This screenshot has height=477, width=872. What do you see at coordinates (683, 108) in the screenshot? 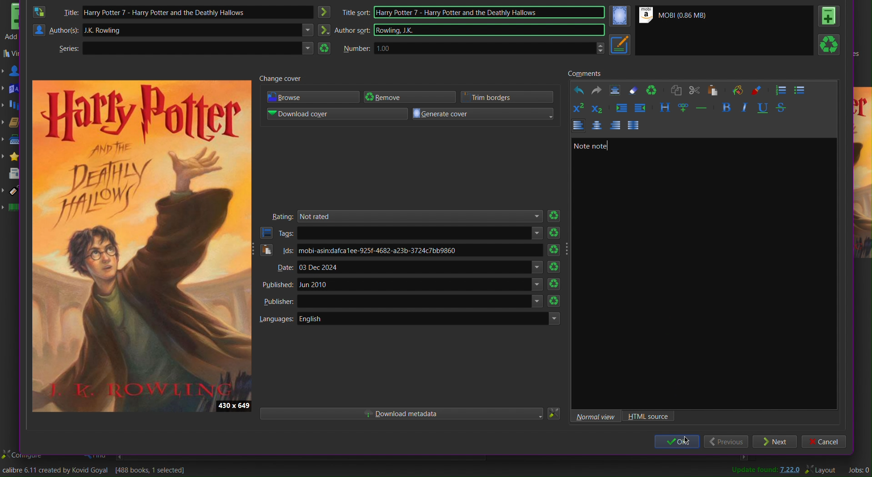
I see `Insert link and image` at bounding box center [683, 108].